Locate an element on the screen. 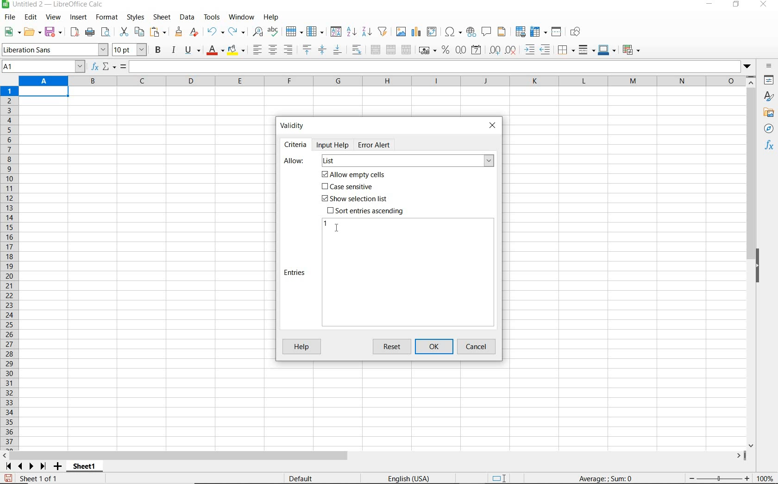  format is located at coordinates (106, 17).